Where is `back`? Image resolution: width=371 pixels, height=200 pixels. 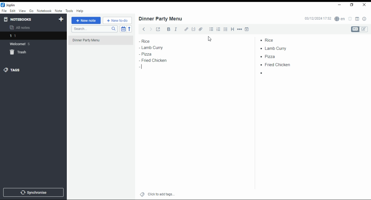
back is located at coordinates (143, 29).